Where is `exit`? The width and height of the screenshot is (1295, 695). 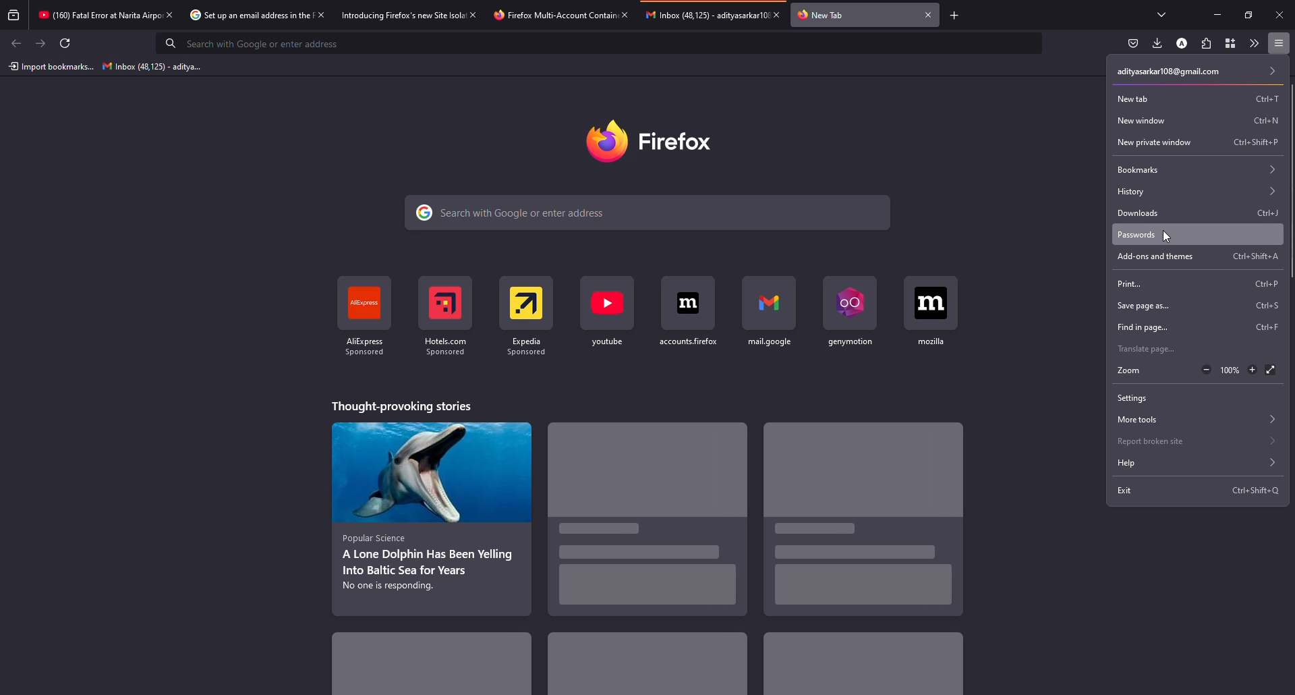
exit is located at coordinates (1125, 493).